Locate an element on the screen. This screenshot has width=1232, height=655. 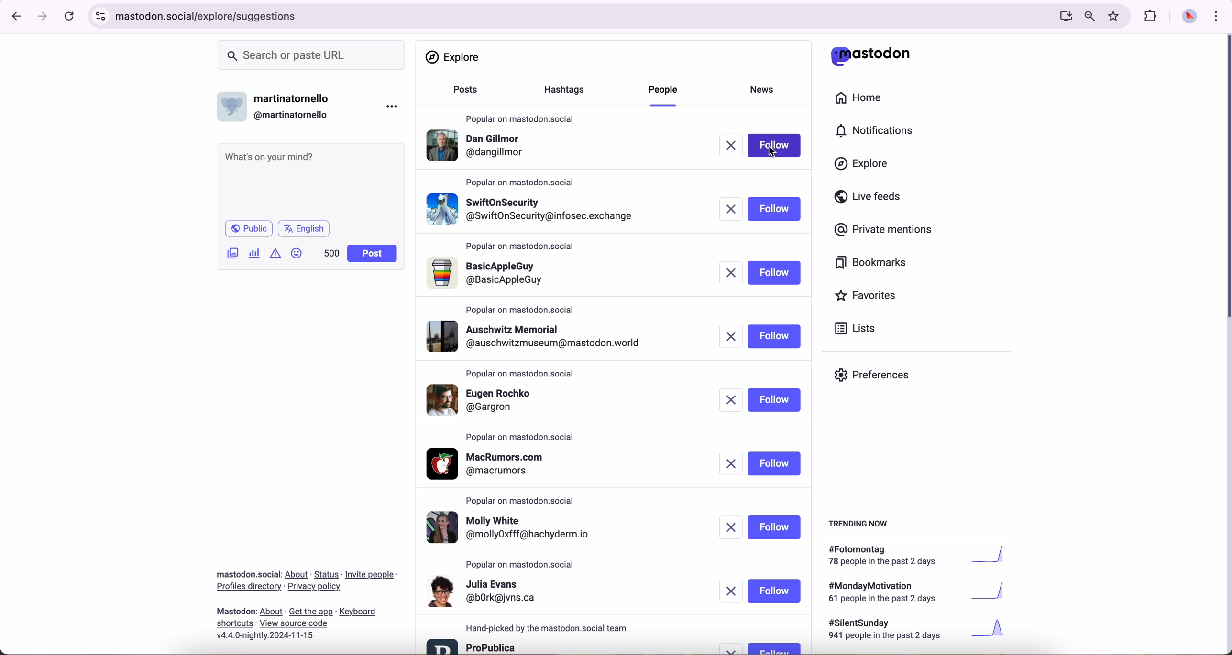
lists is located at coordinates (851, 328).